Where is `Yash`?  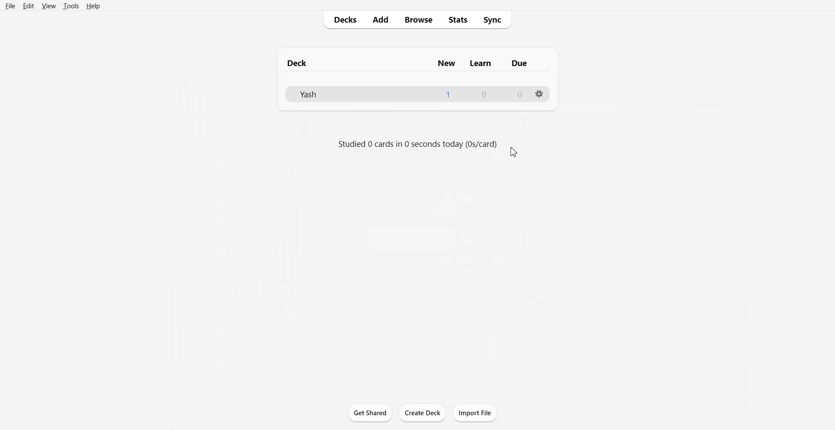 Yash is located at coordinates (308, 94).